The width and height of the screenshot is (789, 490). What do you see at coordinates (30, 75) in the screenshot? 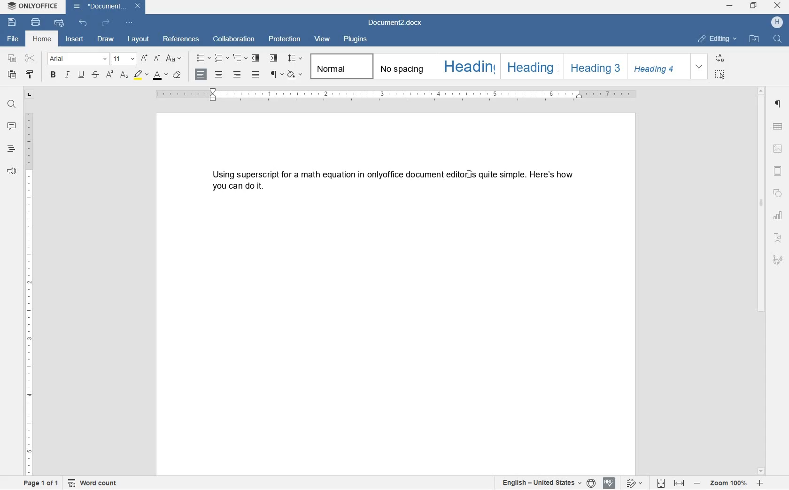
I see `copy style` at bounding box center [30, 75].